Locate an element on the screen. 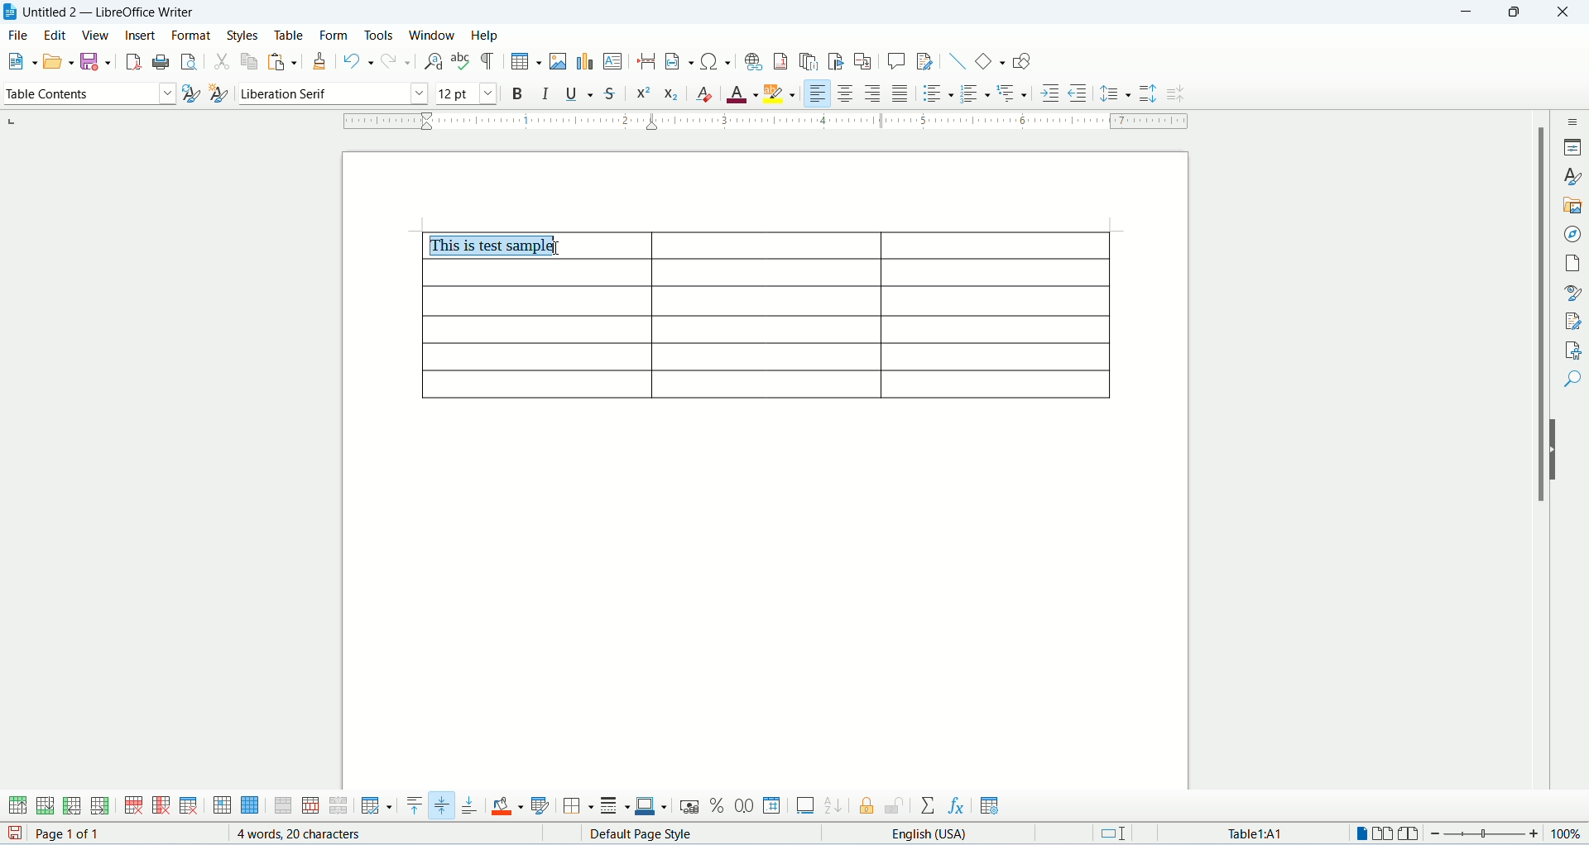 This screenshot has width=1589, height=845. border color is located at coordinates (652, 808).